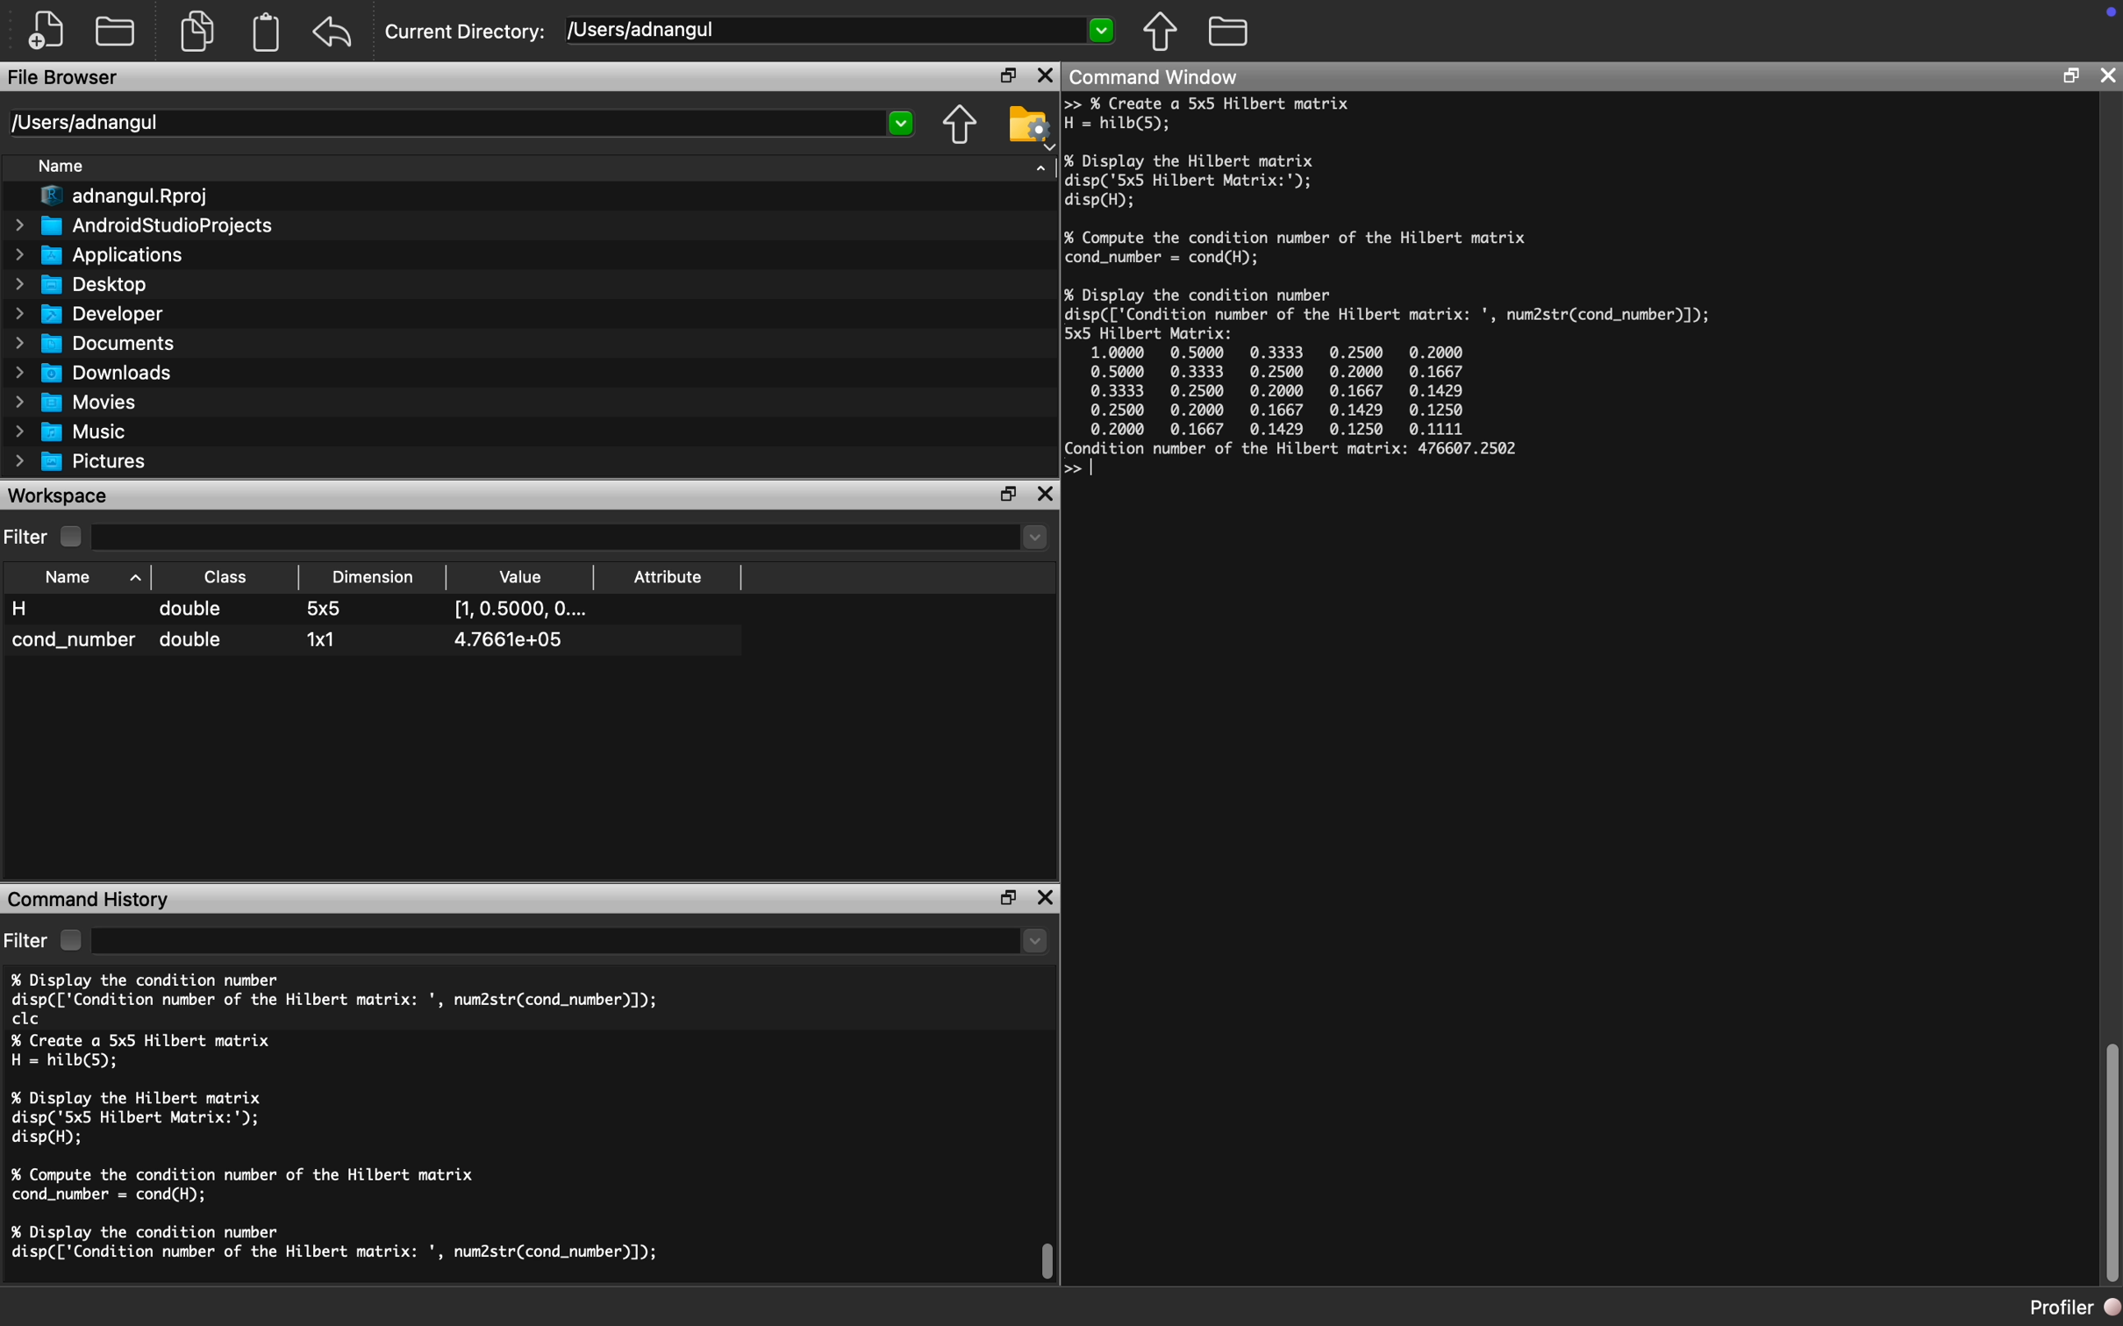  What do you see at coordinates (1228, 32) in the screenshot?
I see `Folder` at bounding box center [1228, 32].